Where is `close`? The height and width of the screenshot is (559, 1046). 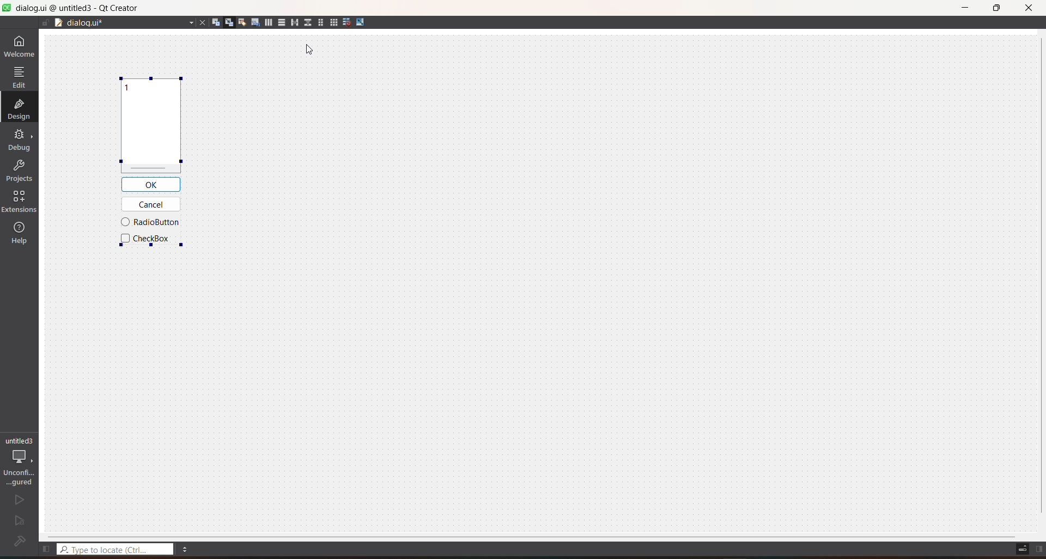
close is located at coordinates (1027, 7).